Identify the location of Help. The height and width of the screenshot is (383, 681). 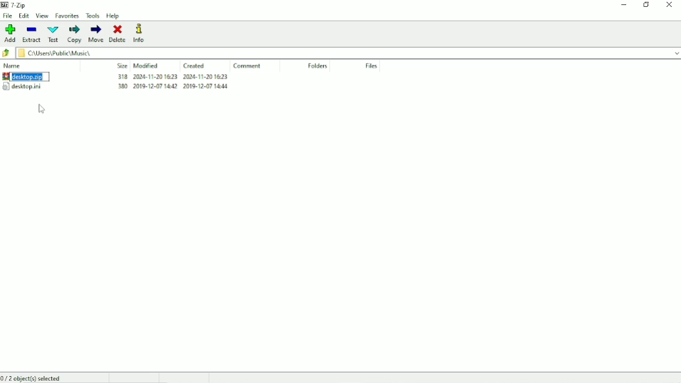
(113, 16).